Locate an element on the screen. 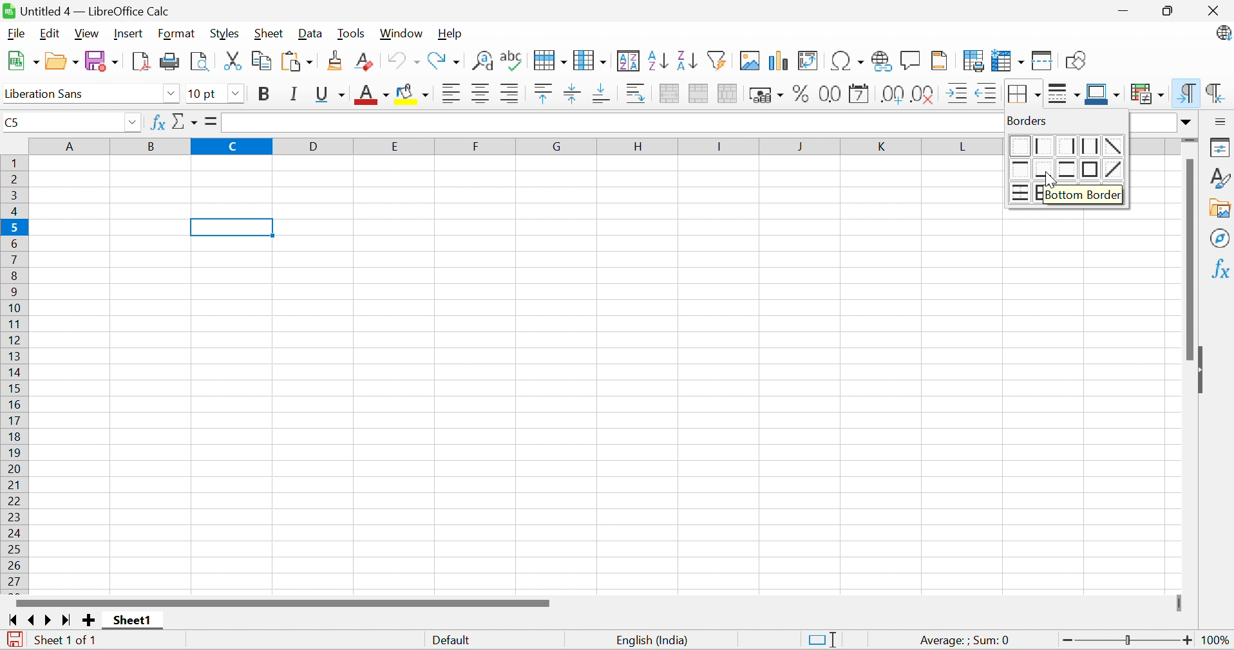 This screenshot has width=1234, height=650. Row number is located at coordinates (15, 374).